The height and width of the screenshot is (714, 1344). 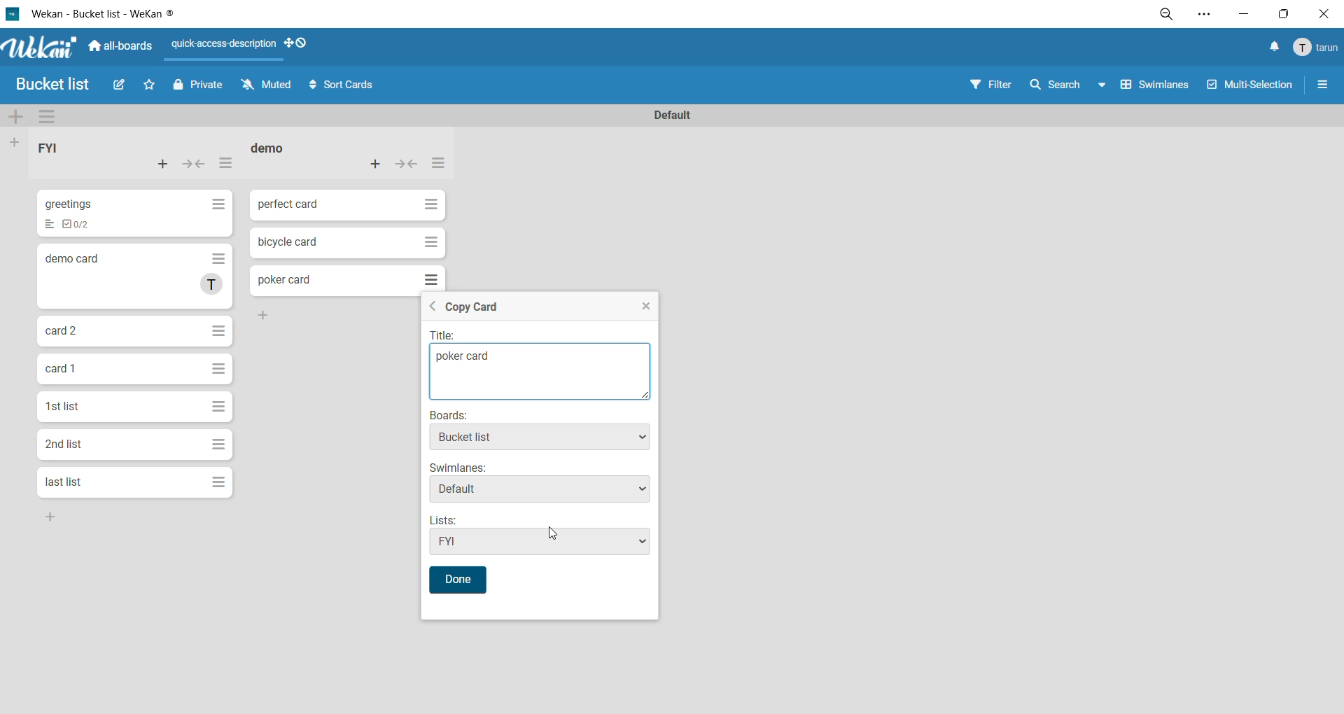 What do you see at coordinates (65, 406) in the screenshot?
I see `1st list` at bounding box center [65, 406].